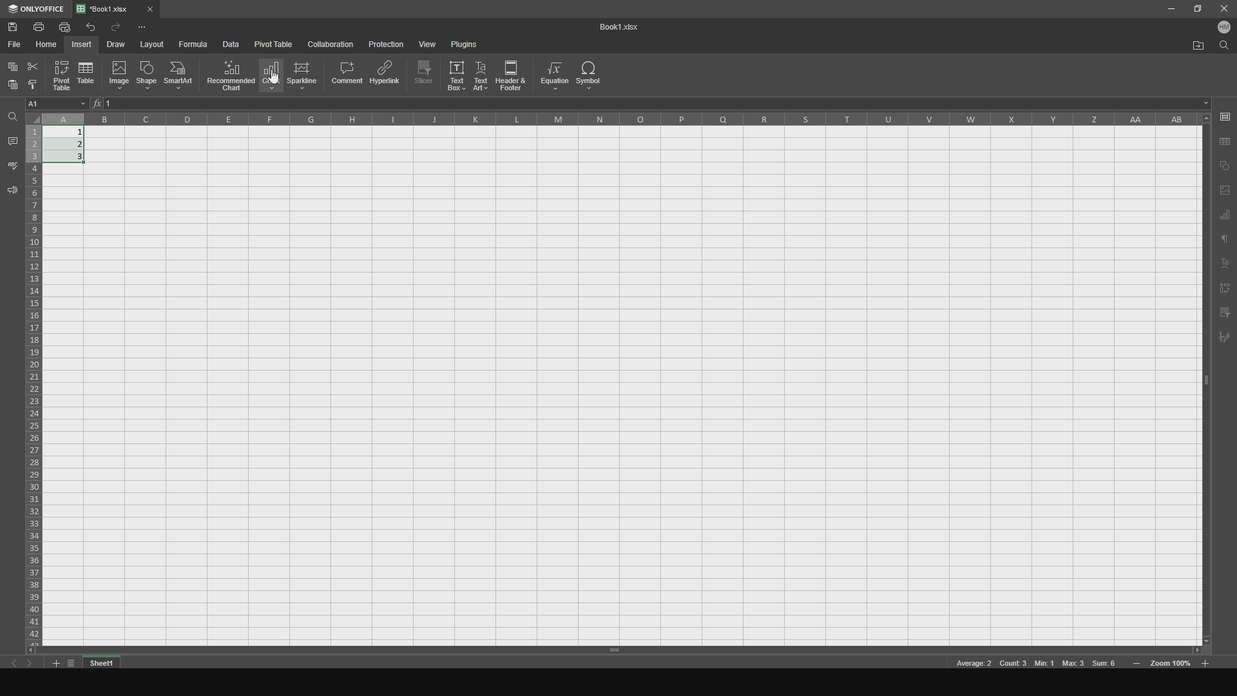 The height and width of the screenshot is (696, 1237). Describe the element at coordinates (118, 27) in the screenshot. I see `redo` at that location.